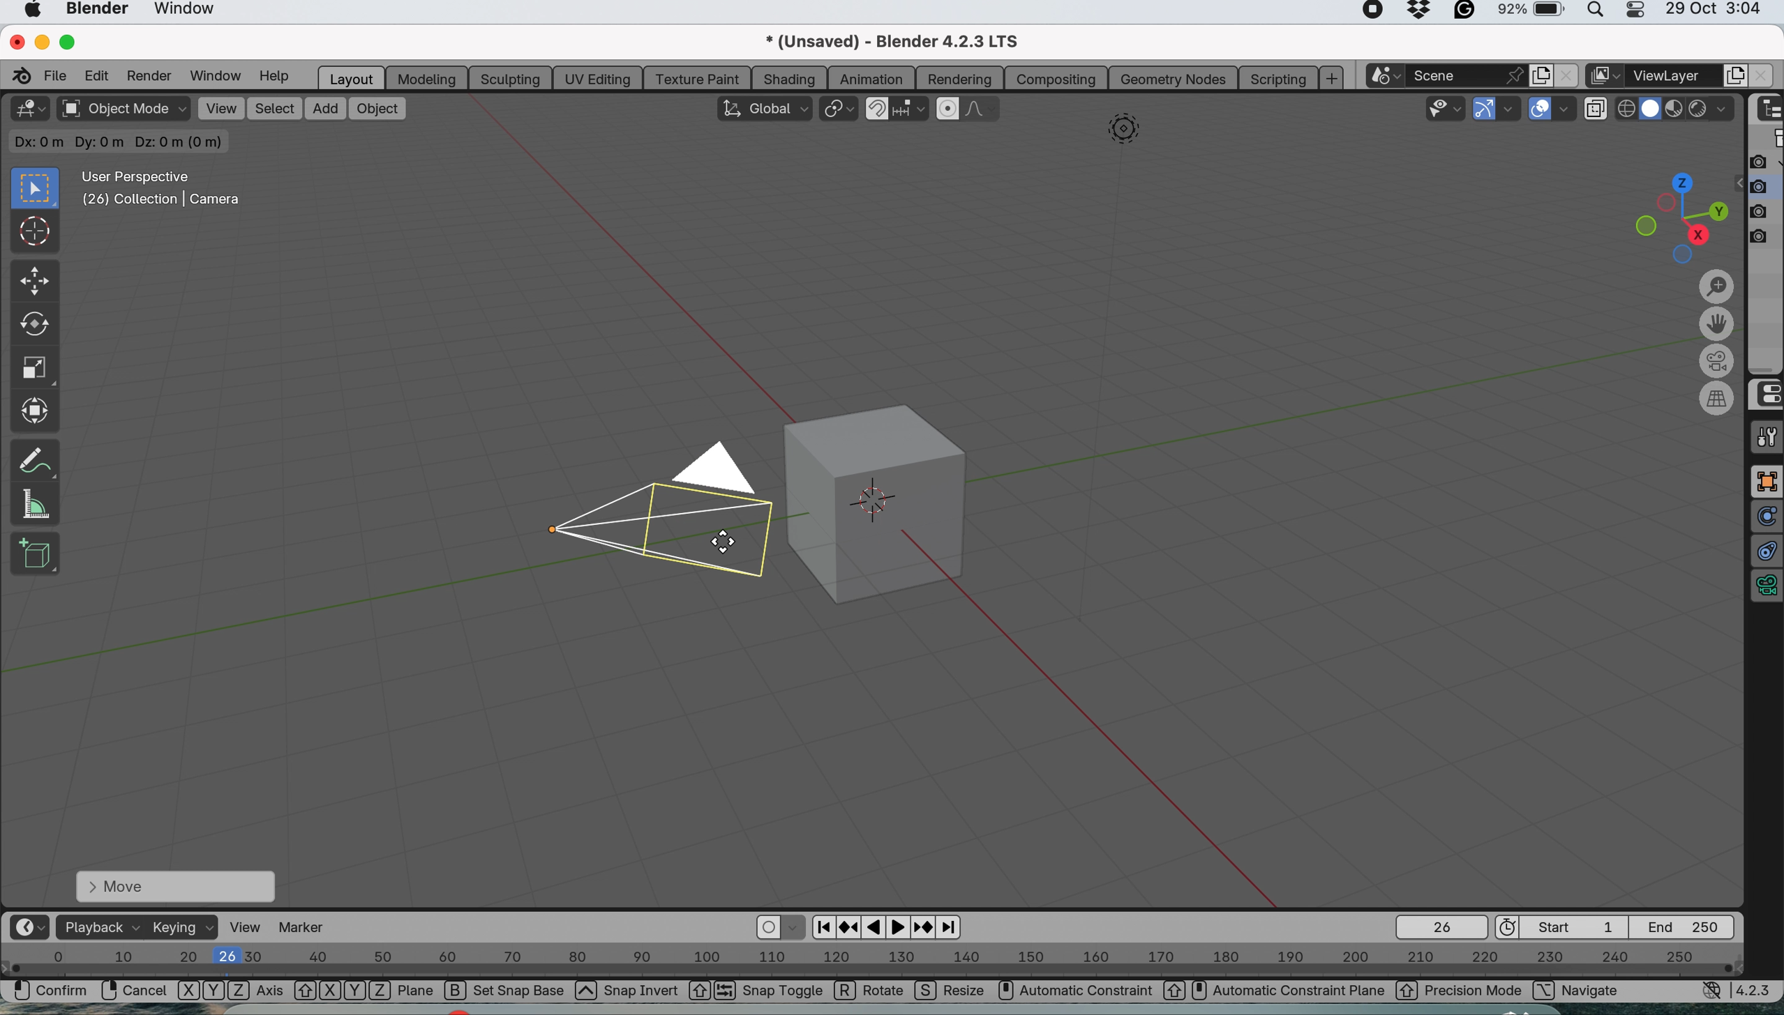  What do you see at coordinates (1389, 76) in the screenshot?
I see `browse scene` at bounding box center [1389, 76].